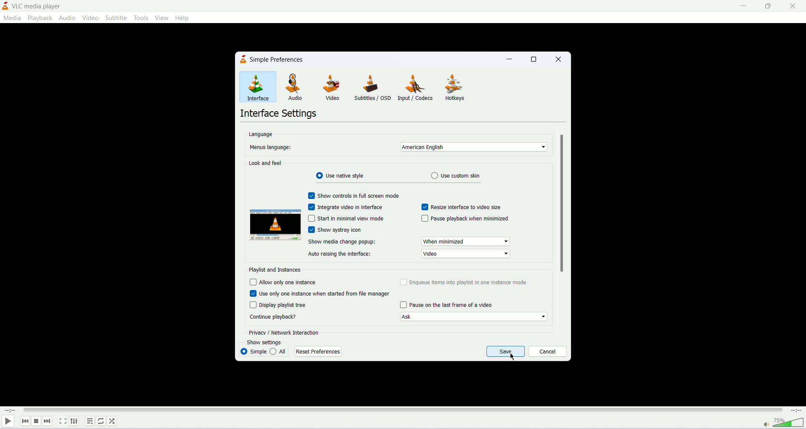 The height and width of the screenshot is (429, 806). What do you see at coordinates (266, 163) in the screenshot?
I see `Look and feel` at bounding box center [266, 163].